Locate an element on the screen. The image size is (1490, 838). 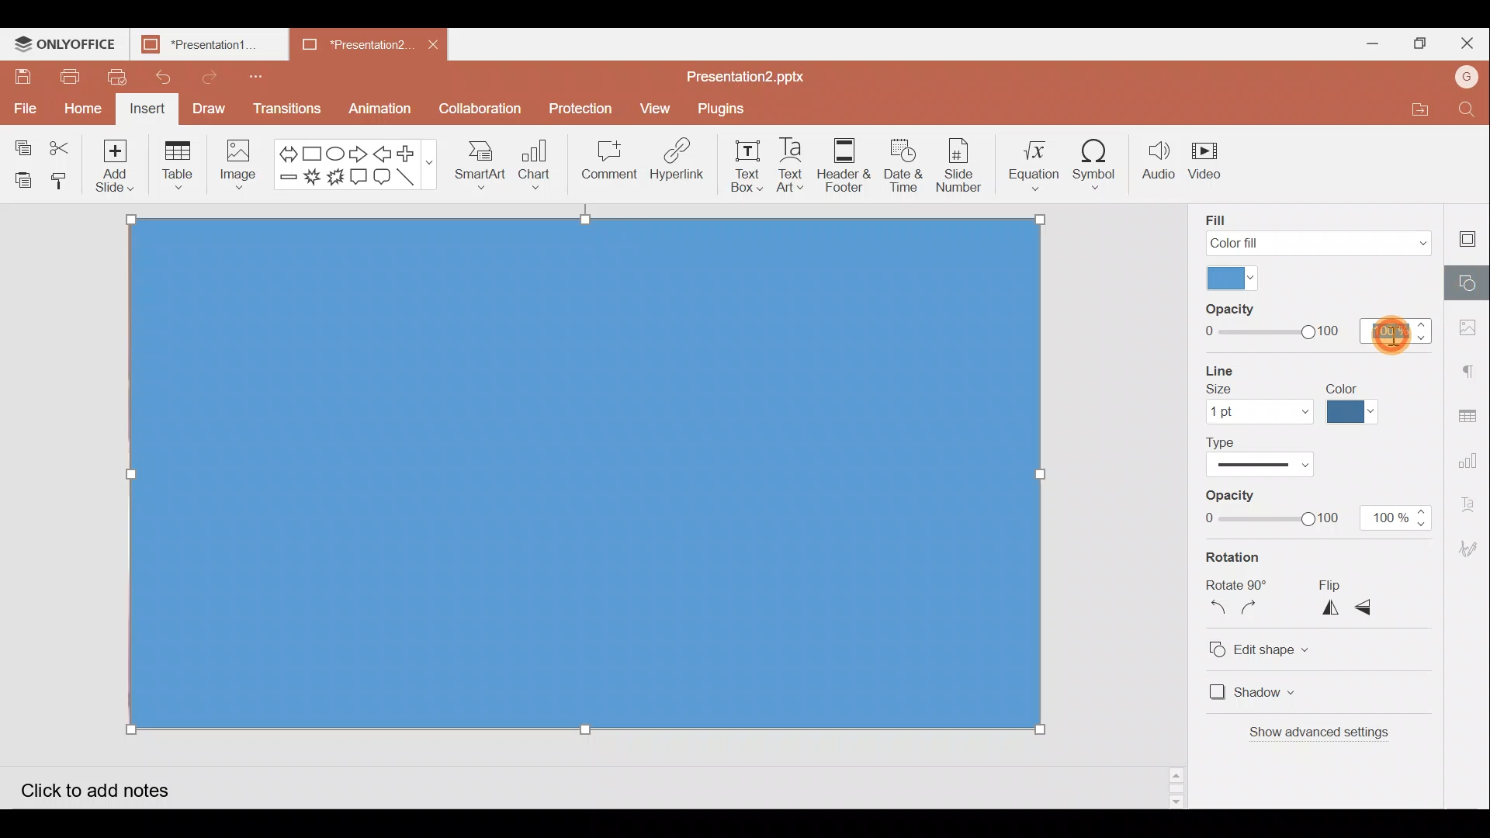
Print file is located at coordinates (71, 75).